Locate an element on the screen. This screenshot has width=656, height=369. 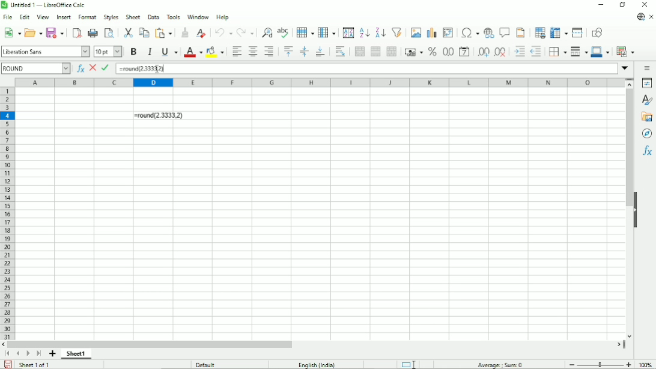
Function wizard is located at coordinates (79, 68).